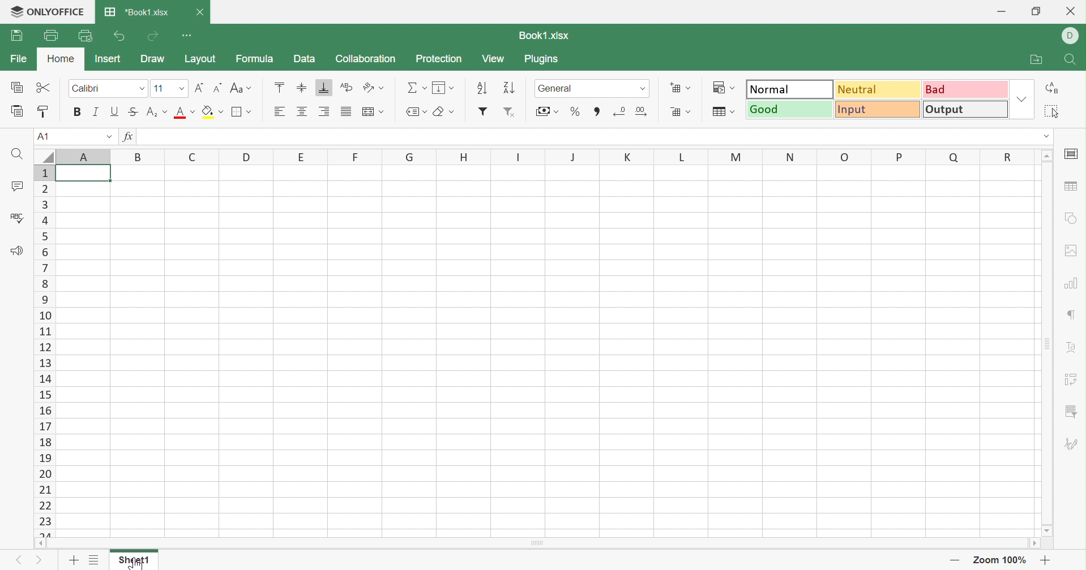 The width and height of the screenshot is (1086, 570). What do you see at coordinates (217, 87) in the screenshot?
I see `Decrement font size` at bounding box center [217, 87].